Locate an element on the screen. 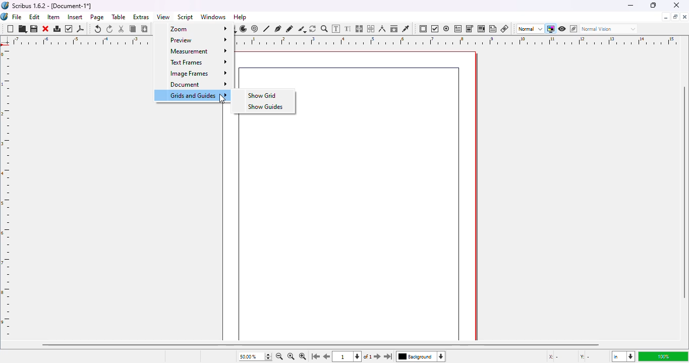 The width and height of the screenshot is (689, 363). page is located at coordinates (98, 17).